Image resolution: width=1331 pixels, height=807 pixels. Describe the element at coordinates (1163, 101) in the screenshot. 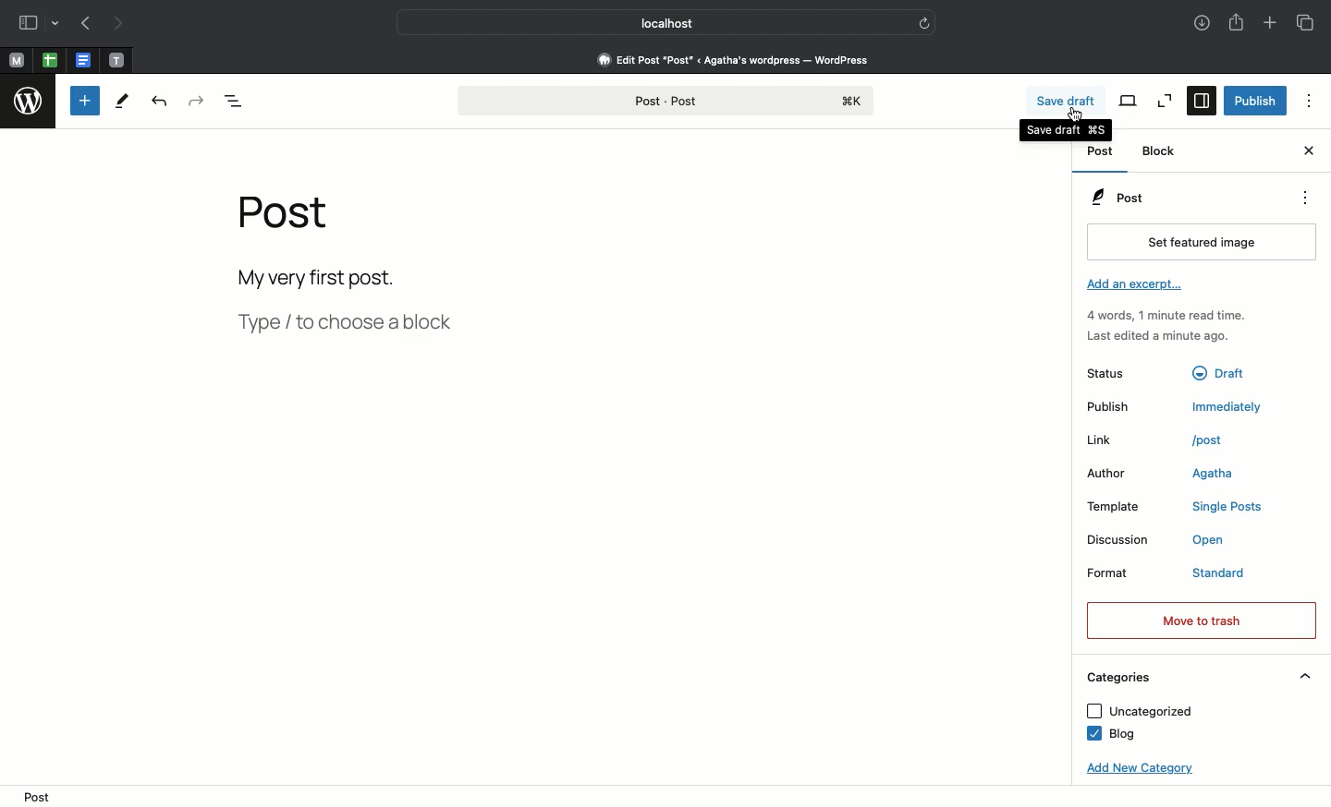

I see `Maximize` at that location.